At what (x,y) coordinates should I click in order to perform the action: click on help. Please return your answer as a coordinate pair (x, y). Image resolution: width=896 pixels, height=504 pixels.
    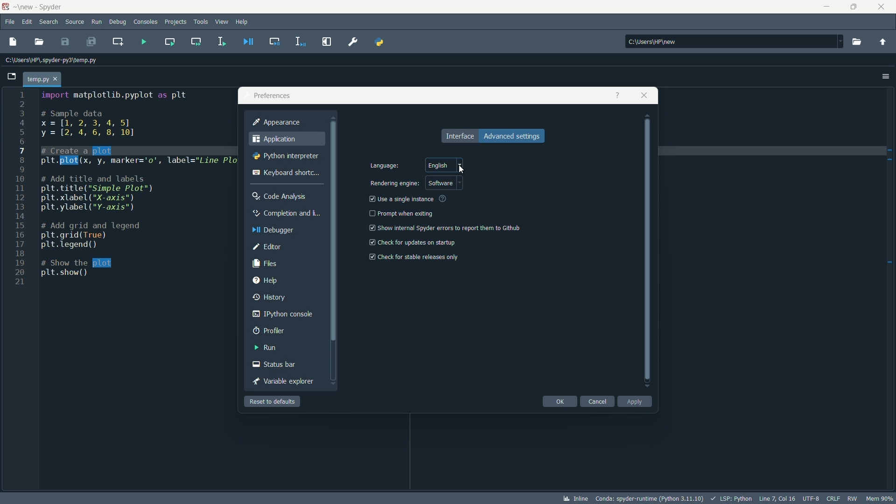
    Looking at the image, I should click on (266, 280).